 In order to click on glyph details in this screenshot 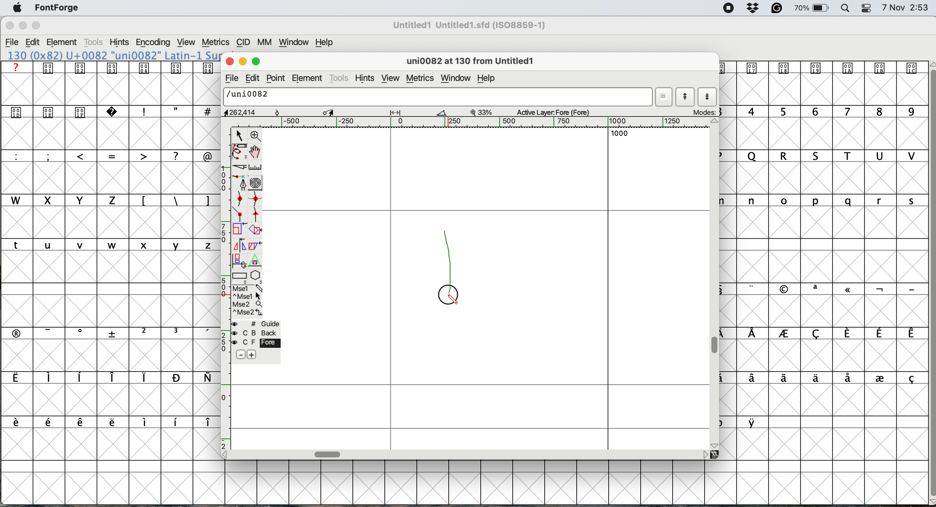, I will do `click(474, 62)`.